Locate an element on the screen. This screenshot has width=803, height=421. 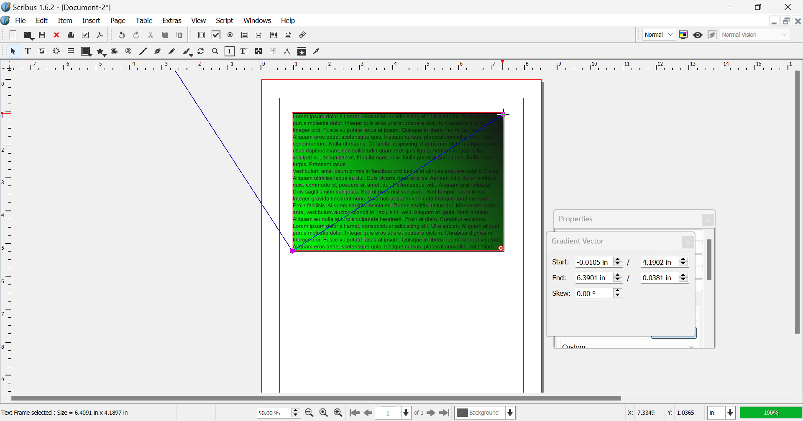
First Page is located at coordinates (353, 413).